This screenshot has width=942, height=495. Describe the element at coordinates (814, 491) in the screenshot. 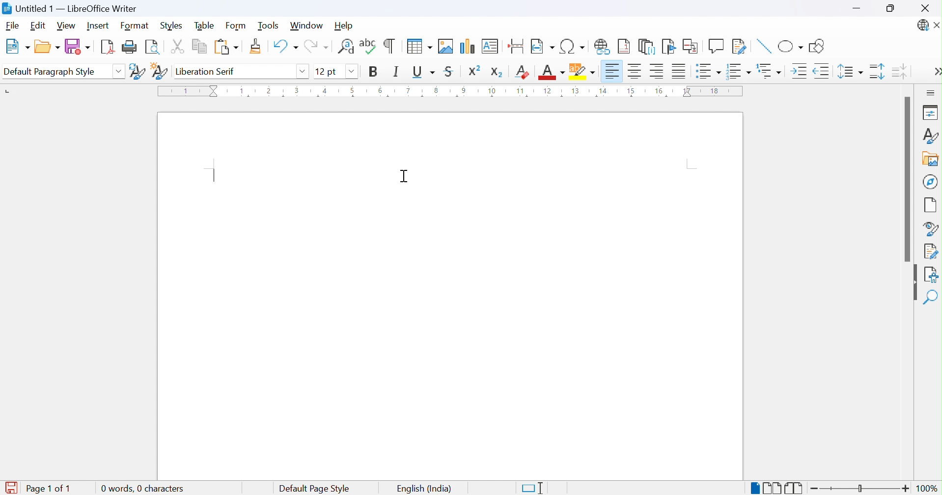

I see `Zoom out` at that location.